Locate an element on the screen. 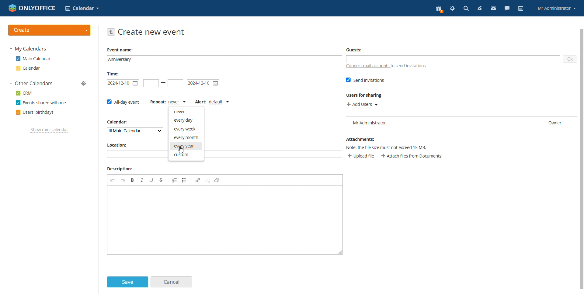  link is located at coordinates (198, 180).